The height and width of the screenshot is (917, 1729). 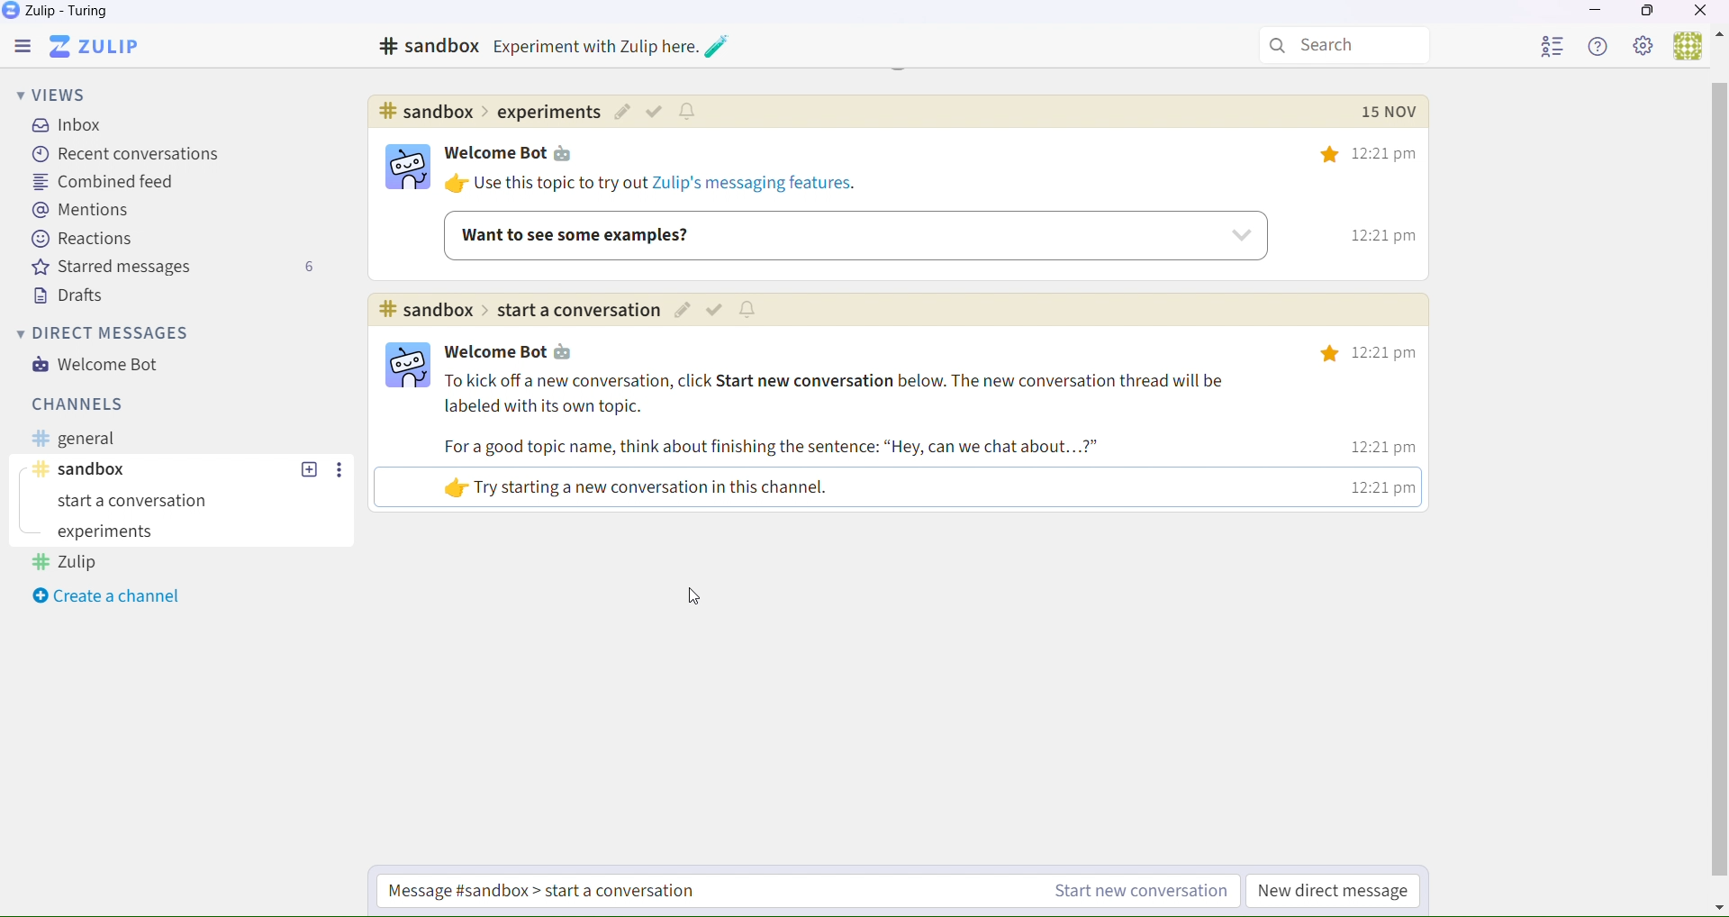 What do you see at coordinates (1688, 47) in the screenshot?
I see `Users` at bounding box center [1688, 47].